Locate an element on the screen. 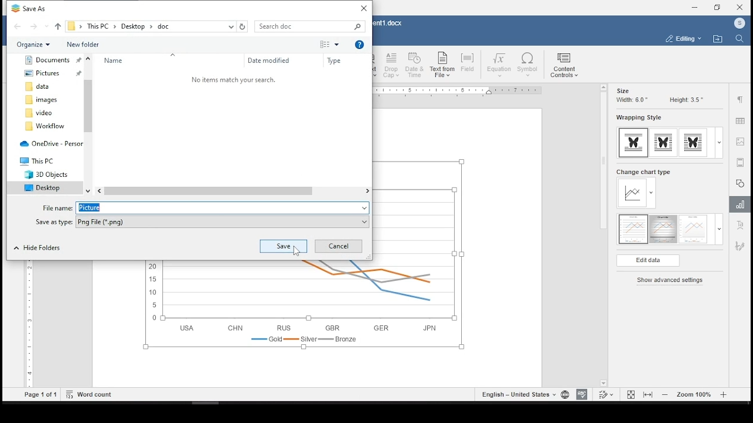 The image size is (753, 423). Document3.docx is located at coordinates (389, 23).